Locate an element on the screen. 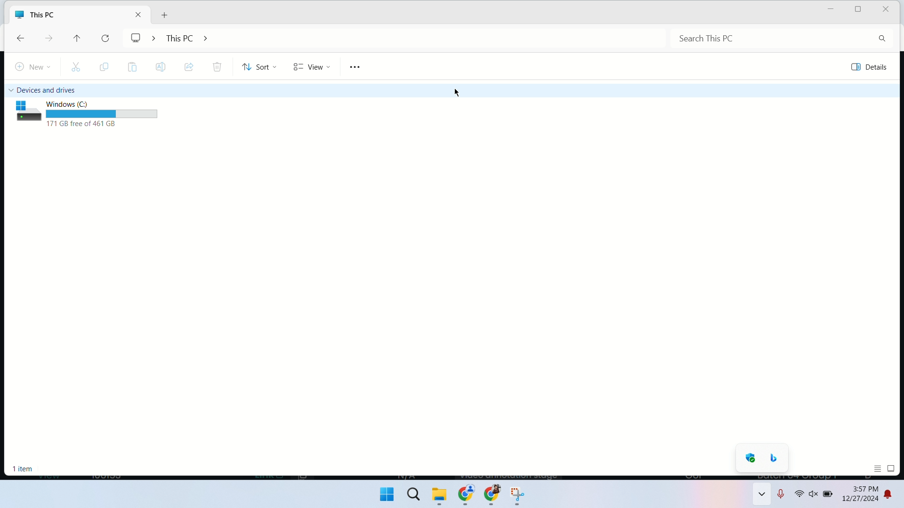  vlc player is located at coordinates (522, 496).